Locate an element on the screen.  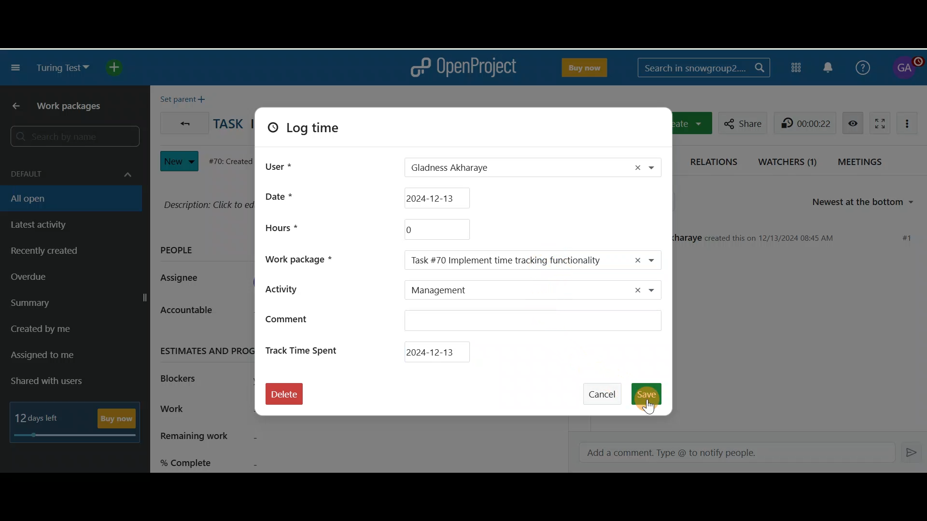
Save is located at coordinates (650, 393).